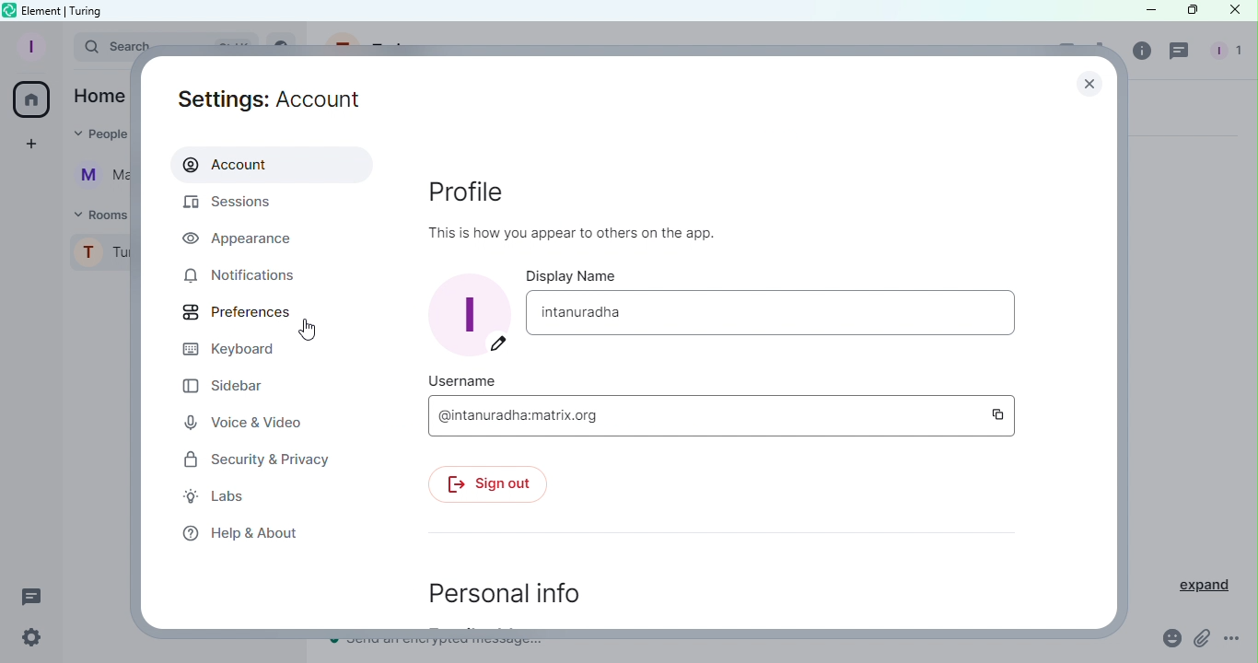 The width and height of the screenshot is (1258, 663). What do you see at coordinates (466, 379) in the screenshot?
I see `Username` at bounding box center [466, 379].